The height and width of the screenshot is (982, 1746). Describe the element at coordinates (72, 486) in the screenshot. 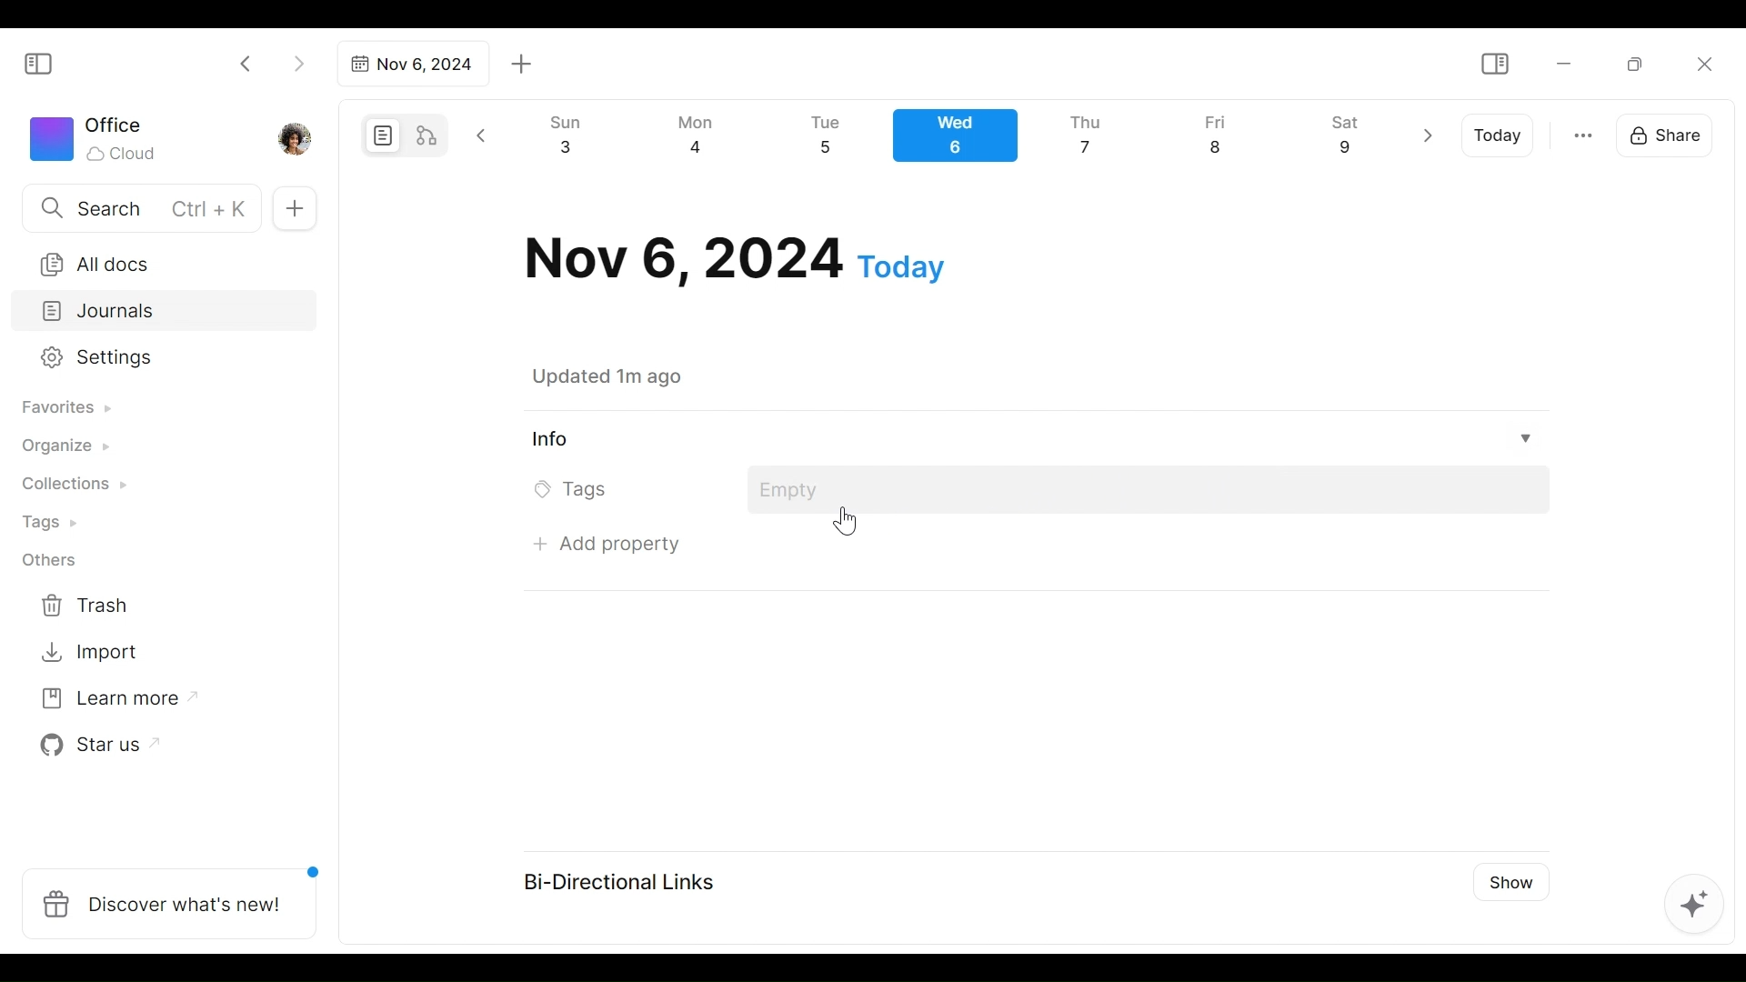

I see `Collections` at that location.